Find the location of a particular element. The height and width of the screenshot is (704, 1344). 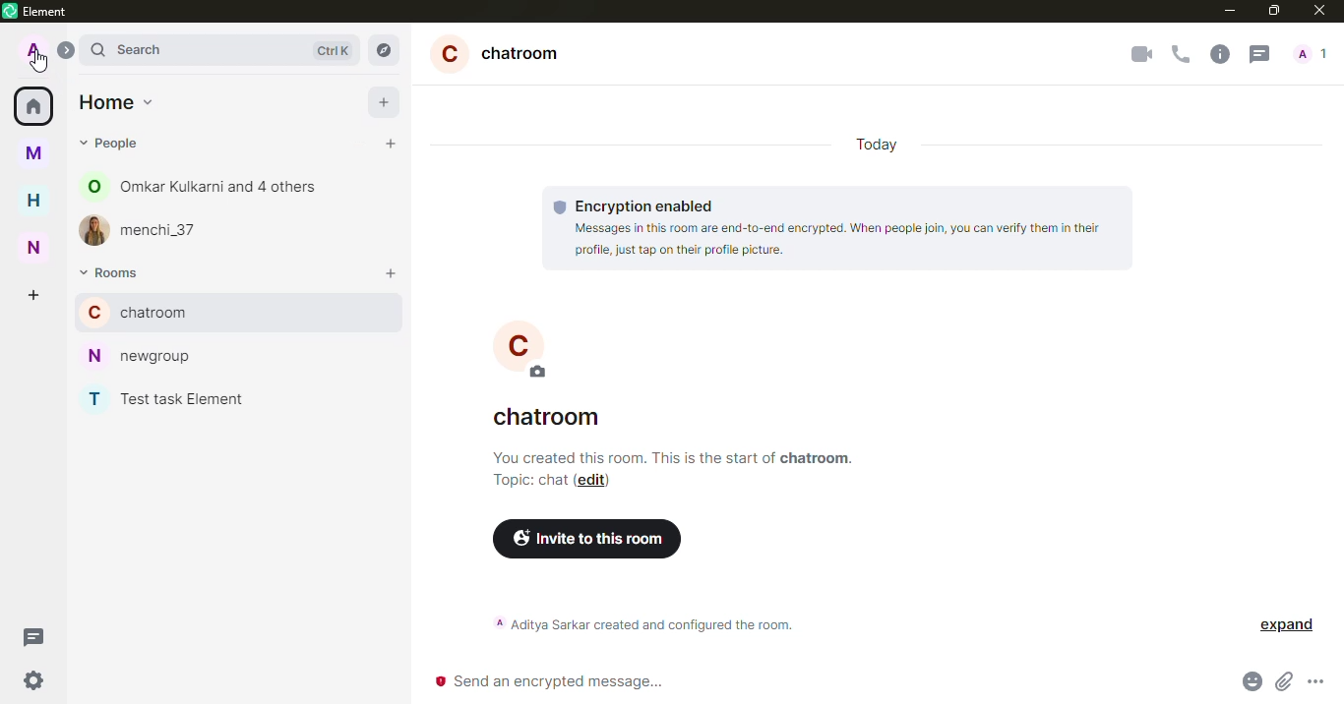

info is located at coordinates (1219, 53).